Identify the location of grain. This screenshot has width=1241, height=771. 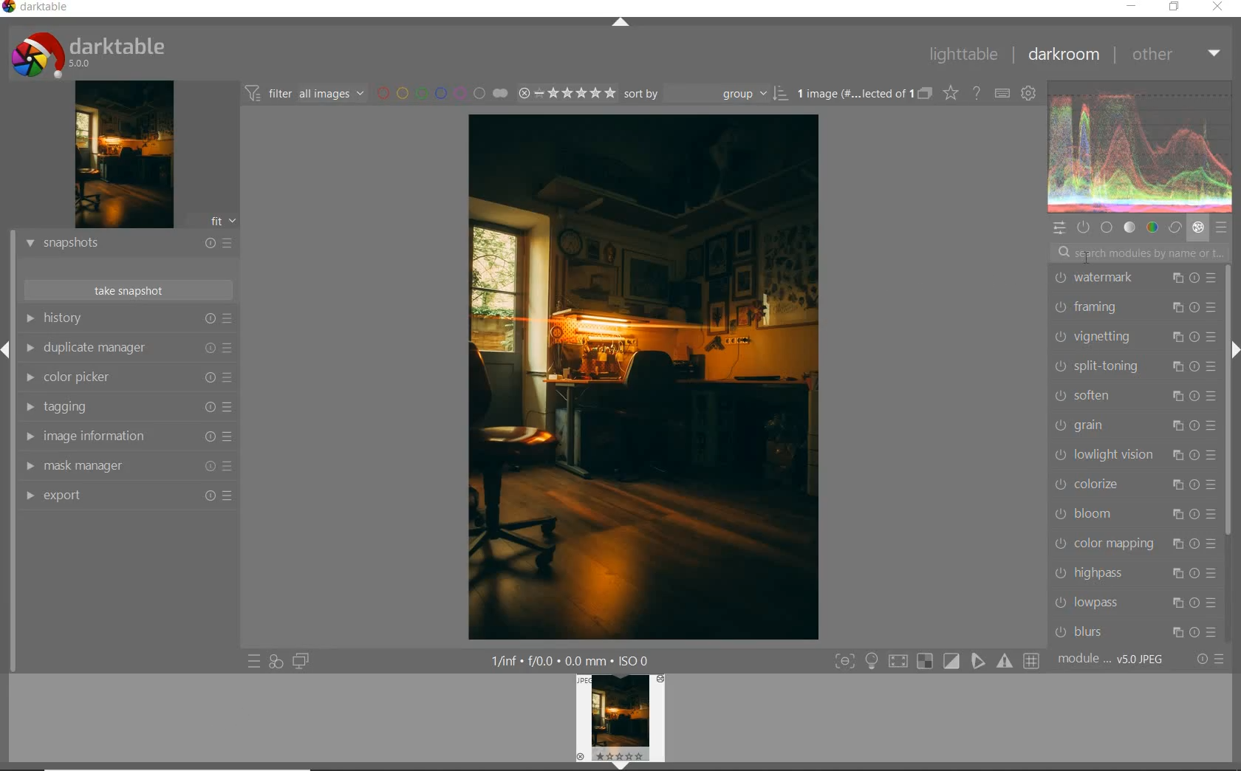
(1134, 425).